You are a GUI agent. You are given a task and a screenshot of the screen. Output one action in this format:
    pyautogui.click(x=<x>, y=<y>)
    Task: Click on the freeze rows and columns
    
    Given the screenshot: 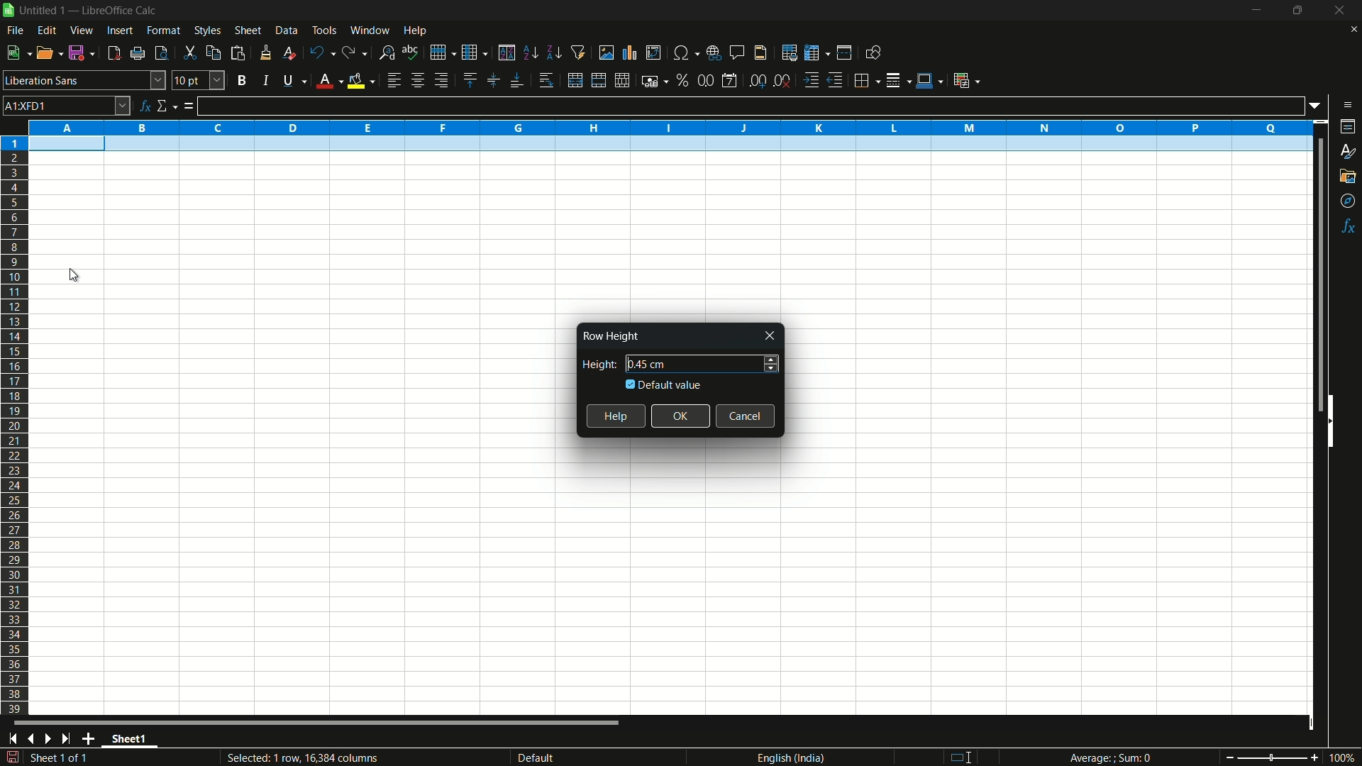 What is the action you would take?
    pyautogui.click(x=816, y=53)
    